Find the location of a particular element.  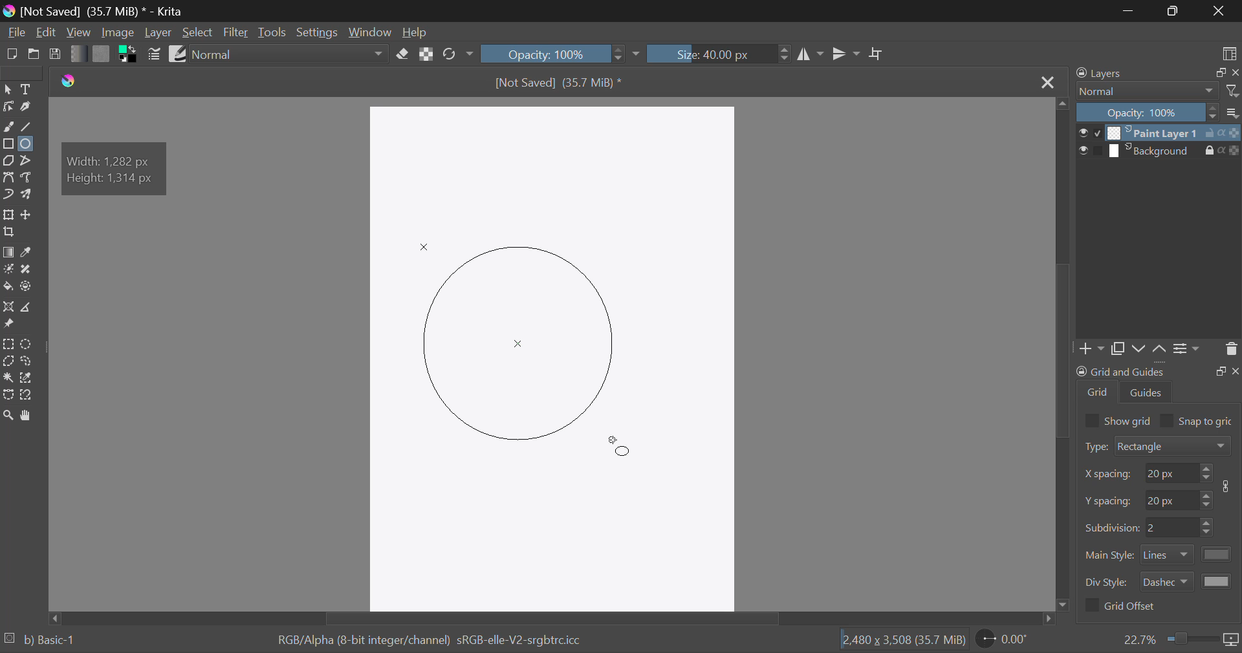

Close is located at coordinates (1219, 11).